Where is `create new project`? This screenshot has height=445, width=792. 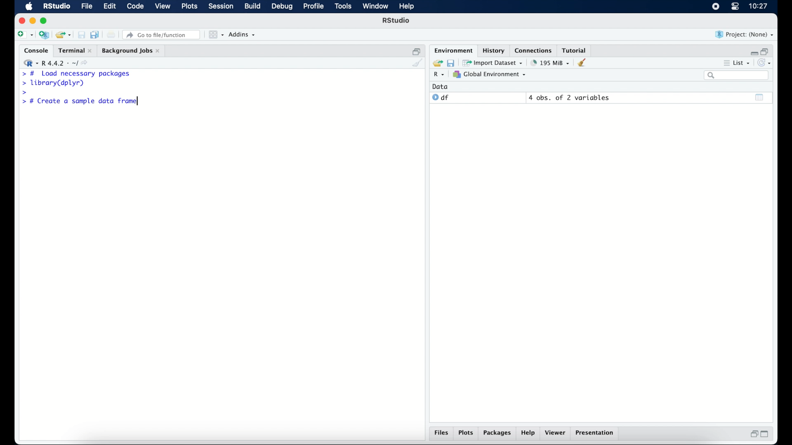 create new project is located at coordinates (44, 35).